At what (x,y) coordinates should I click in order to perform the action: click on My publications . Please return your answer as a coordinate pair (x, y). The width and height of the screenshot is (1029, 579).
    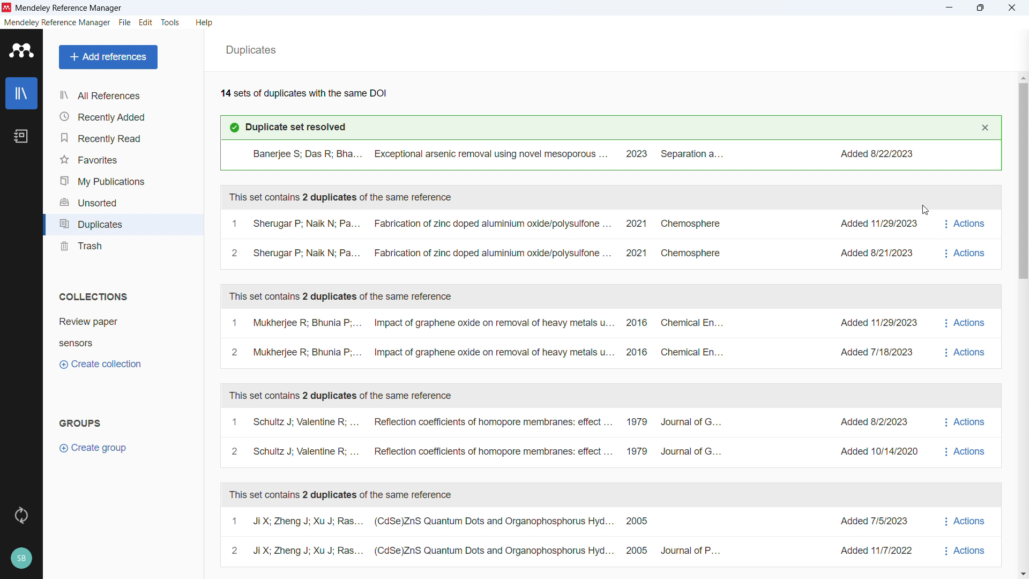
    Looking at the image, I should click on (122, 181).